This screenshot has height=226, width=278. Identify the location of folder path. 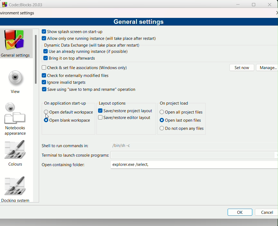
(134, 165).